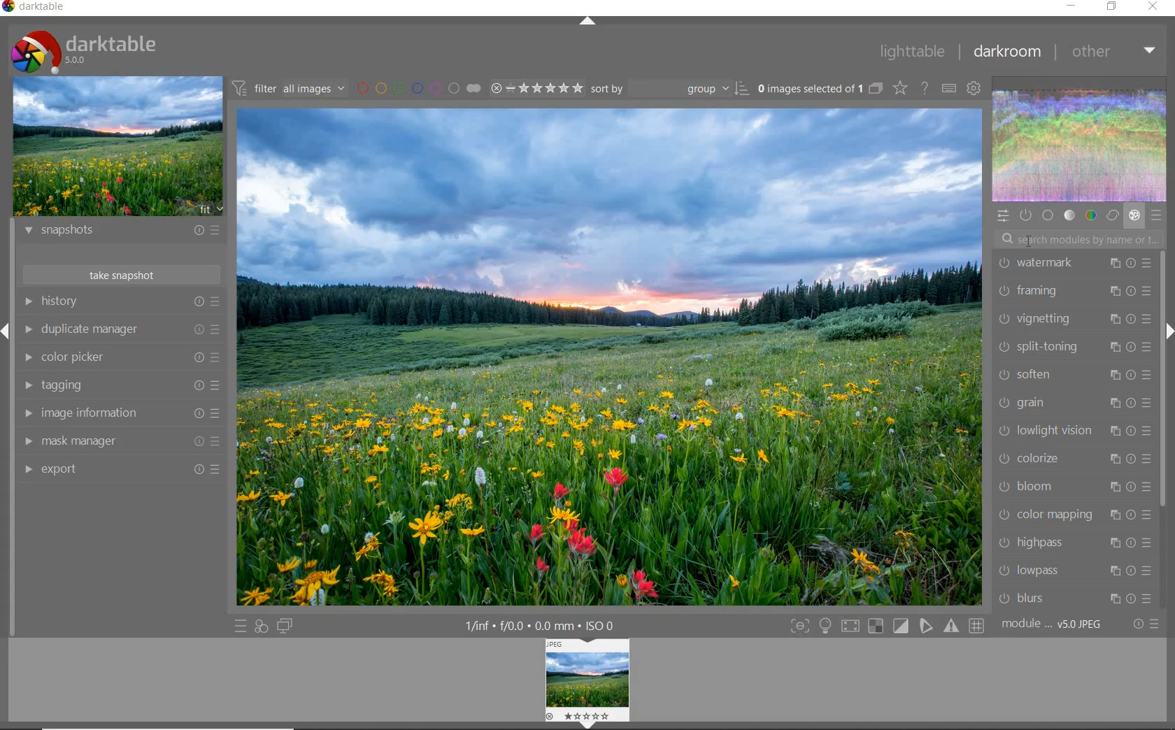  What do you see at coordinates (539, 90) in the screenshot?
I see `range rating of selected images` at bounding box center [539, 90].